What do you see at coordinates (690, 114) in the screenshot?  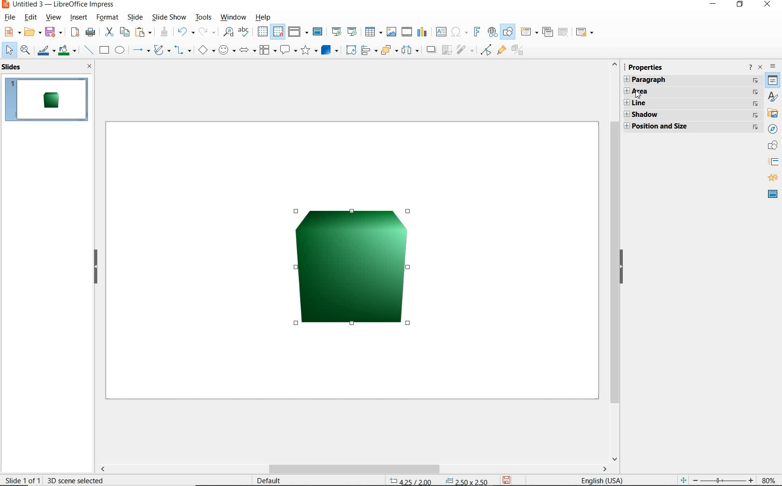 I see `SHADOW` at bounding box center [690, 114].